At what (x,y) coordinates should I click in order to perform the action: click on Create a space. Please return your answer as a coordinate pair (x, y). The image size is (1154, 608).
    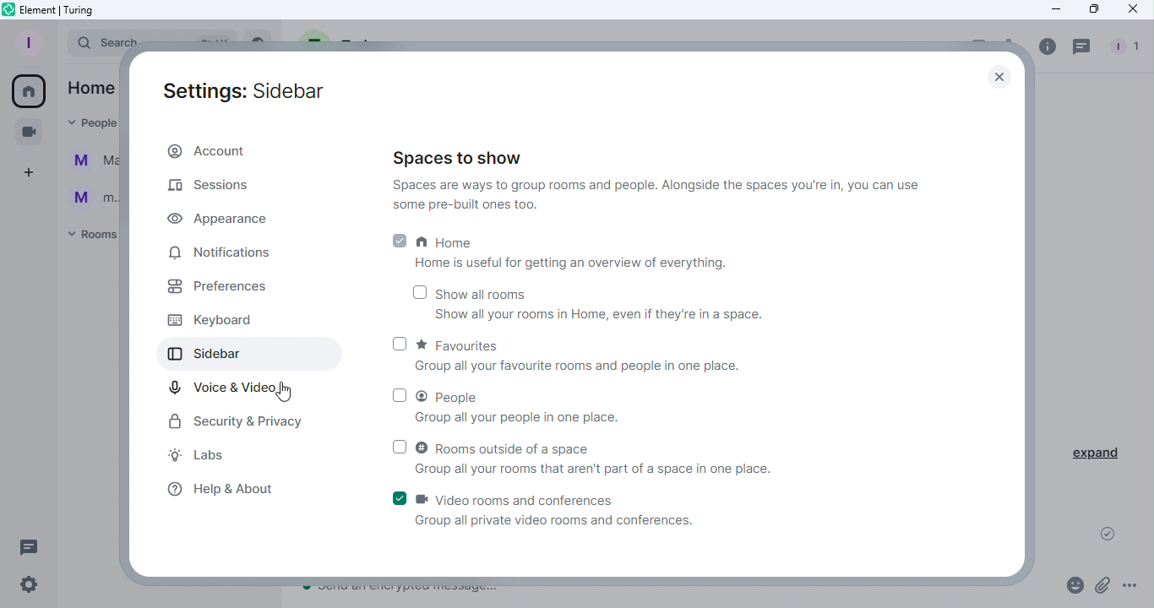
    Looking at the image, I should click on (30, 171).